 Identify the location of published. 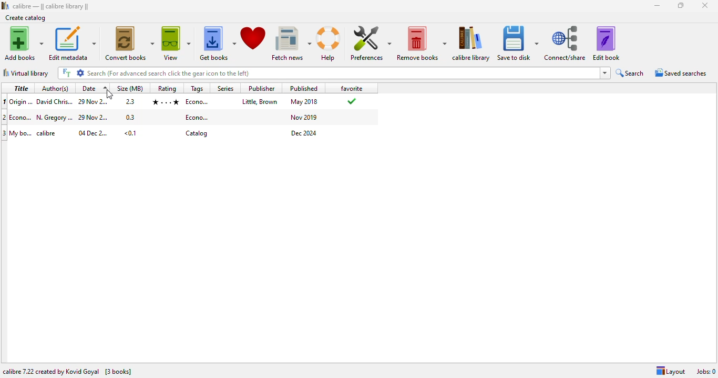
(305, 88).